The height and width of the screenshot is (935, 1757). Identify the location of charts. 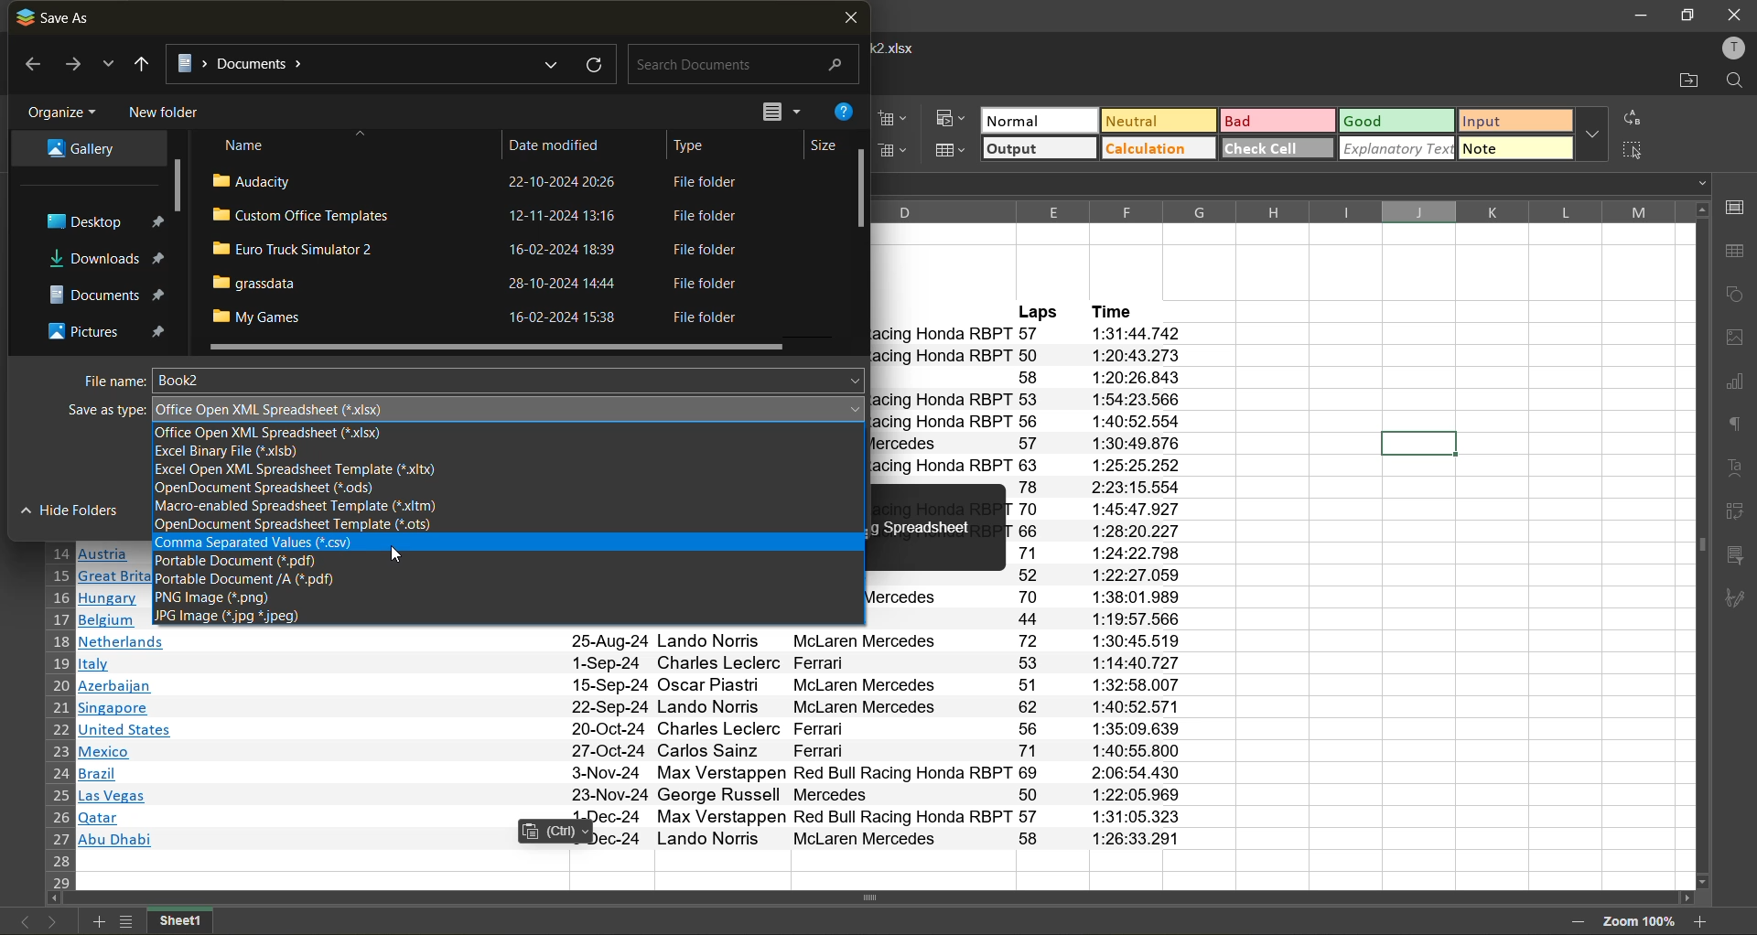
(1734, 384).